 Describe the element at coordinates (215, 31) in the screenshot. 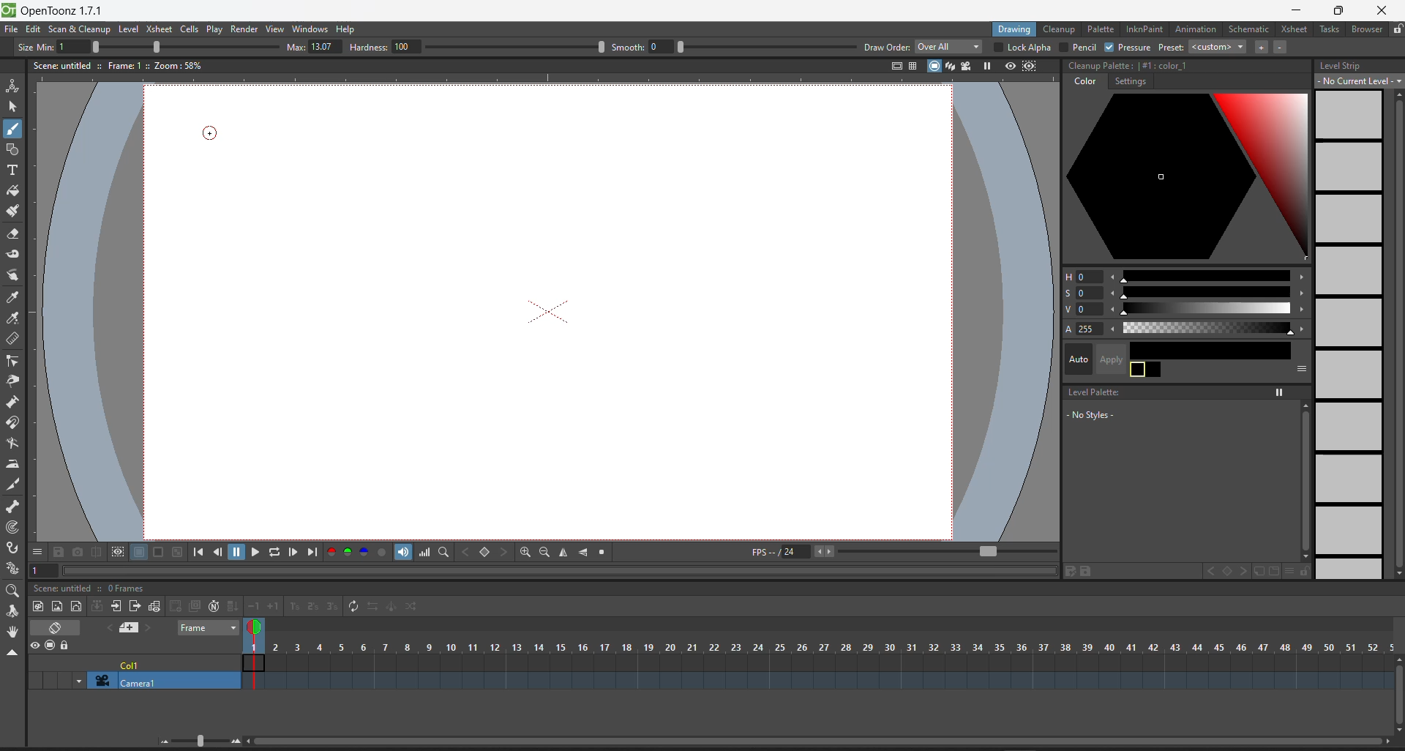

I see `play` at that location.